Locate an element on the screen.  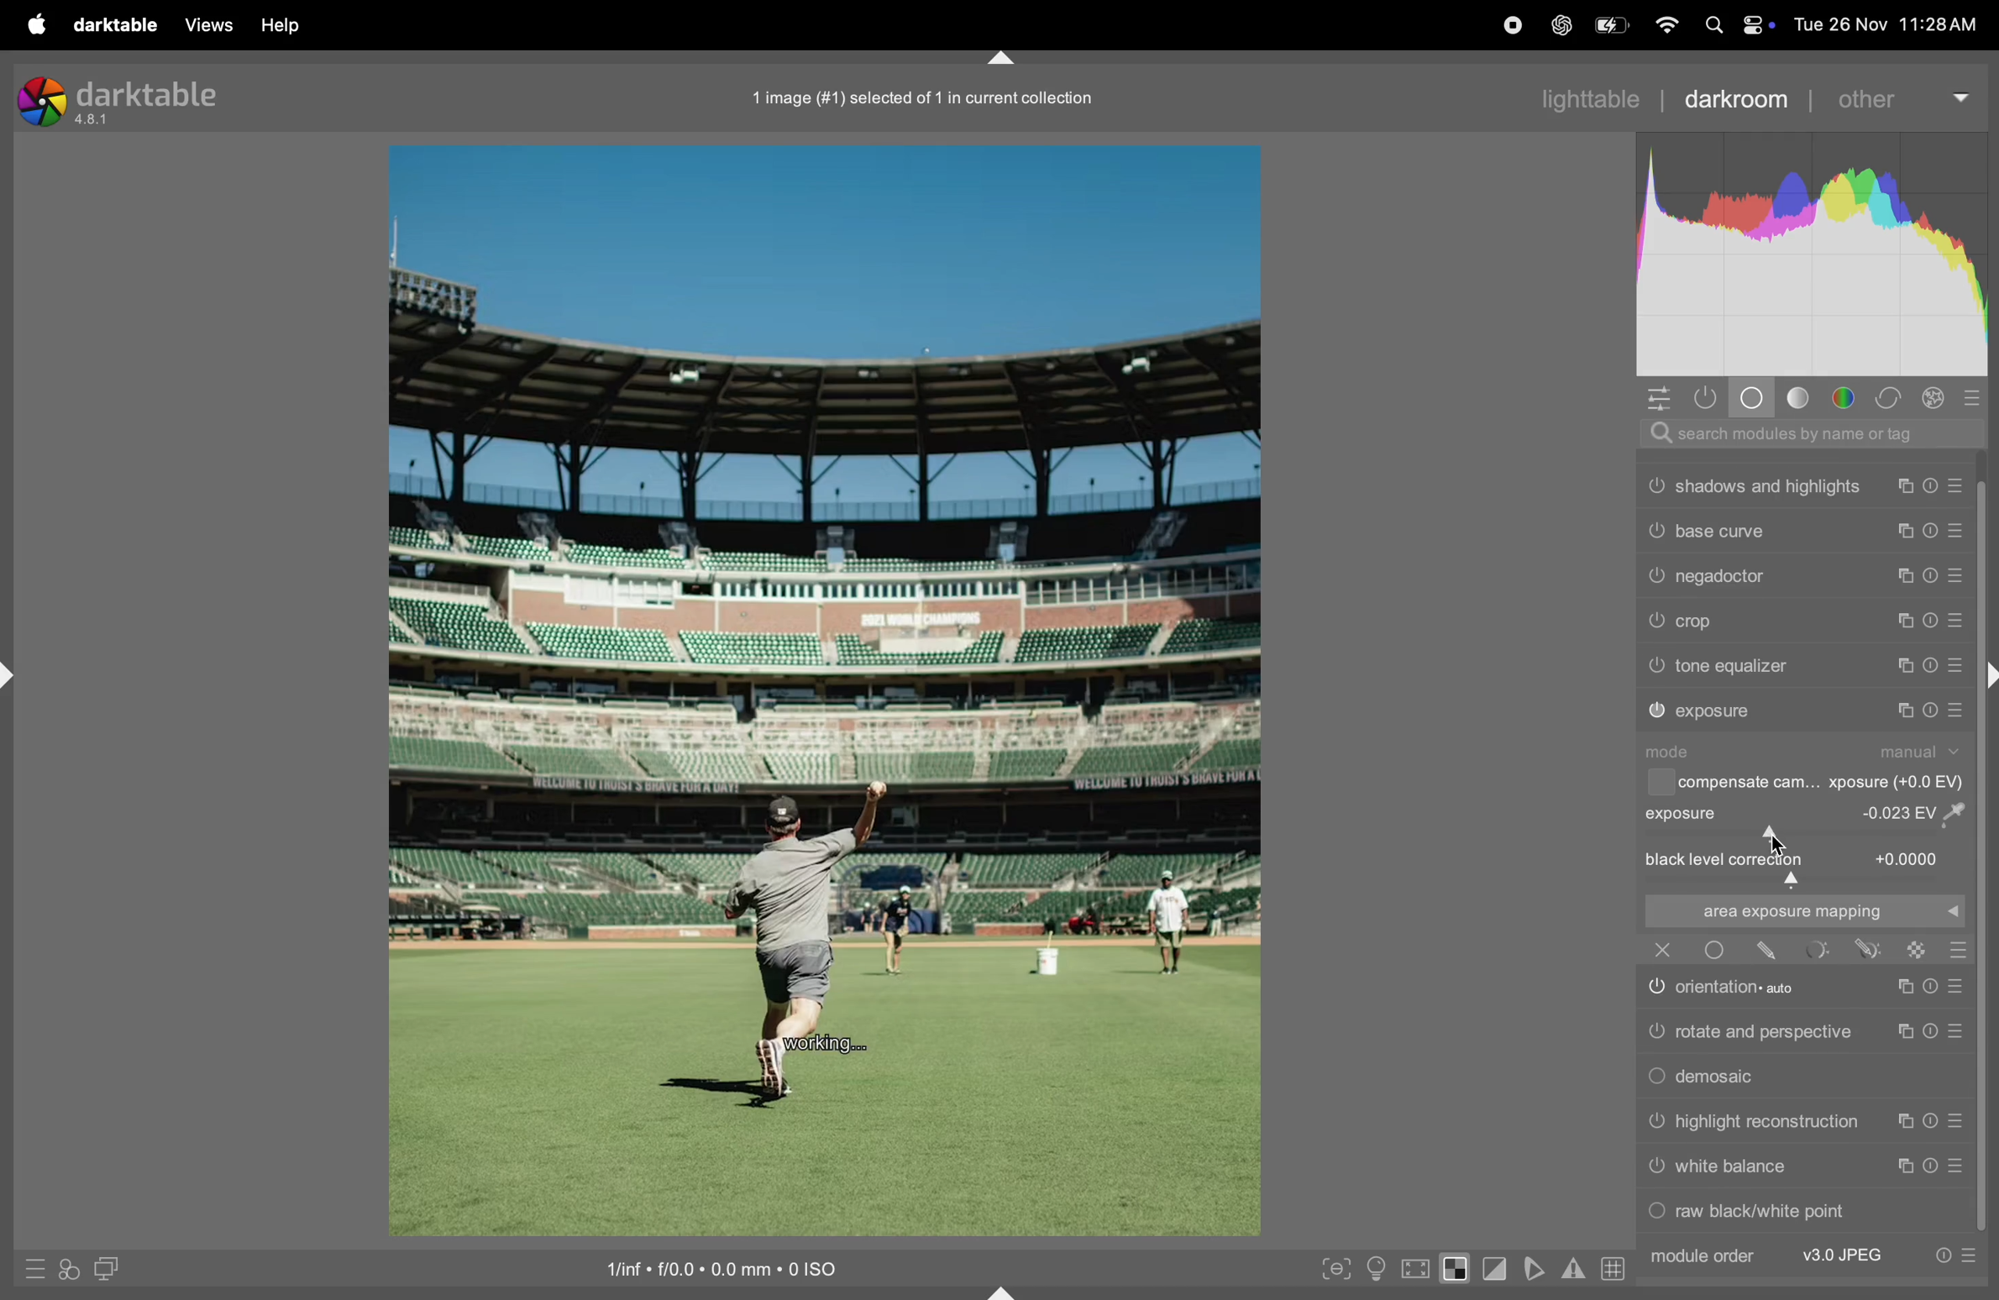
Presets is located at coordinates (1970, 1256).